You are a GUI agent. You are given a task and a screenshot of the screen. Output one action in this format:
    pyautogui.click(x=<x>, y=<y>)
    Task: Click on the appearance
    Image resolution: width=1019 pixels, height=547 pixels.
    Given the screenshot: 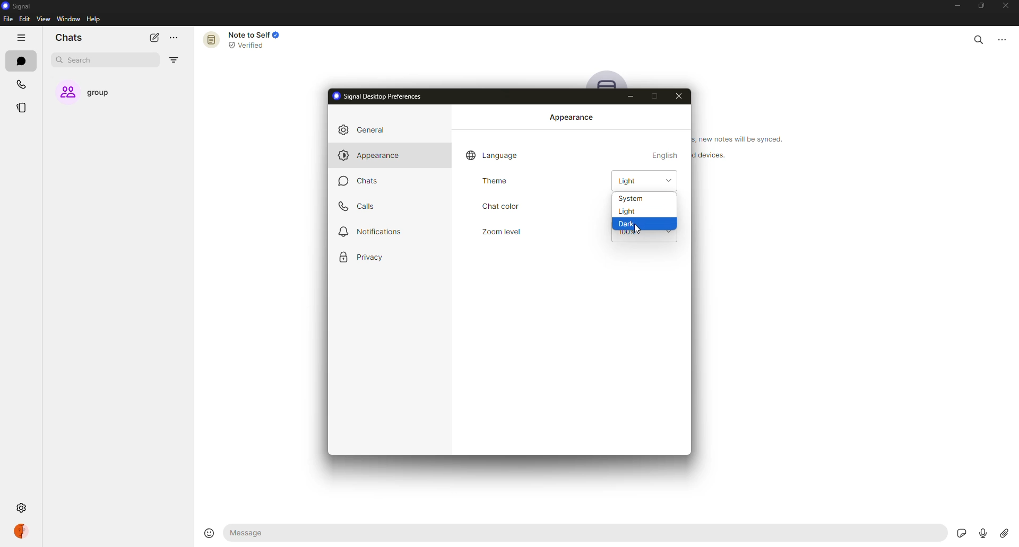 What is the action you would take?
    pyautogui.click(x=573, y=118)
    